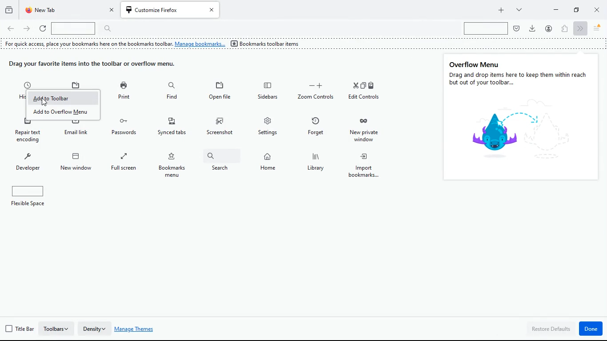 The width and height of the screenshot is (607, 341). What do you see at coordinates (551, 329) in the screenshot?
I see `restore defaults` at bounding box center [551, 329].